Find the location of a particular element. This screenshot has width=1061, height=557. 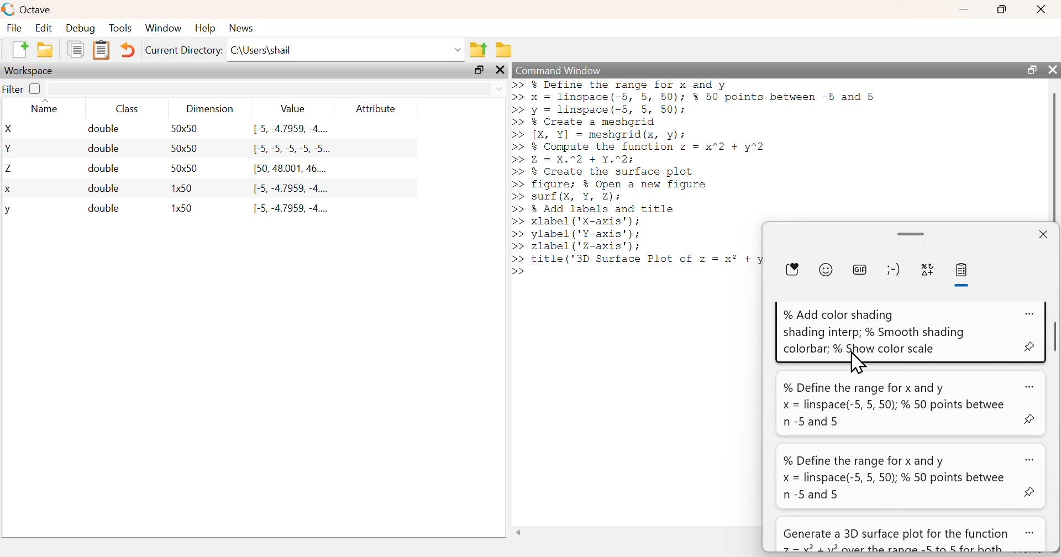

50x50 is located at coordinates (184, 128).